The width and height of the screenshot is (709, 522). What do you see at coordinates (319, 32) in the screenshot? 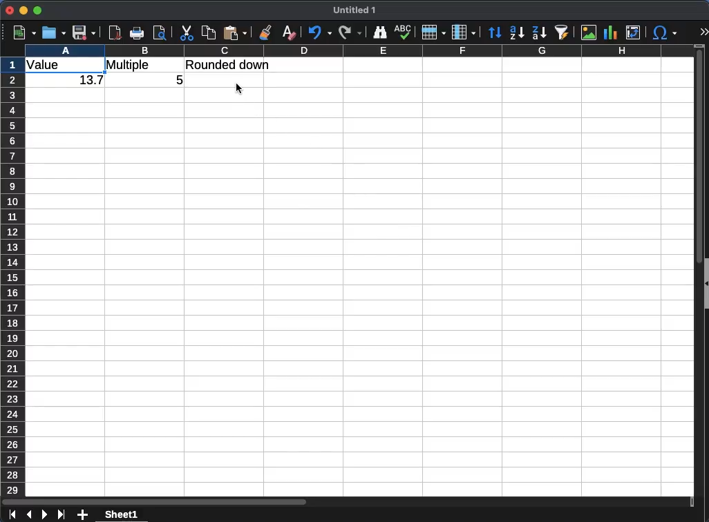
I see `undo` at bounding box center [319, 32].